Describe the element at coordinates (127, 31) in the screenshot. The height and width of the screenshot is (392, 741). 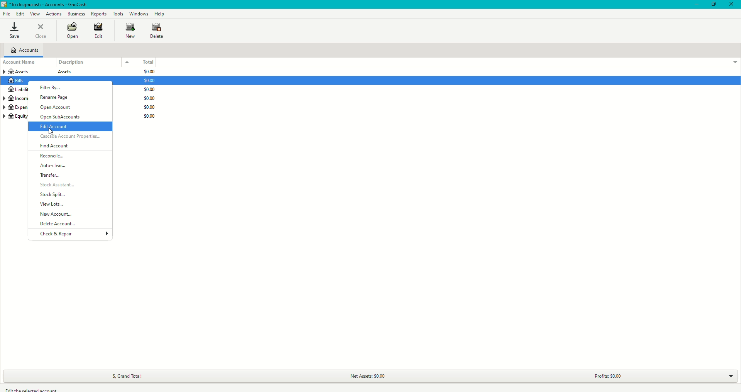
I see `New` at that location.